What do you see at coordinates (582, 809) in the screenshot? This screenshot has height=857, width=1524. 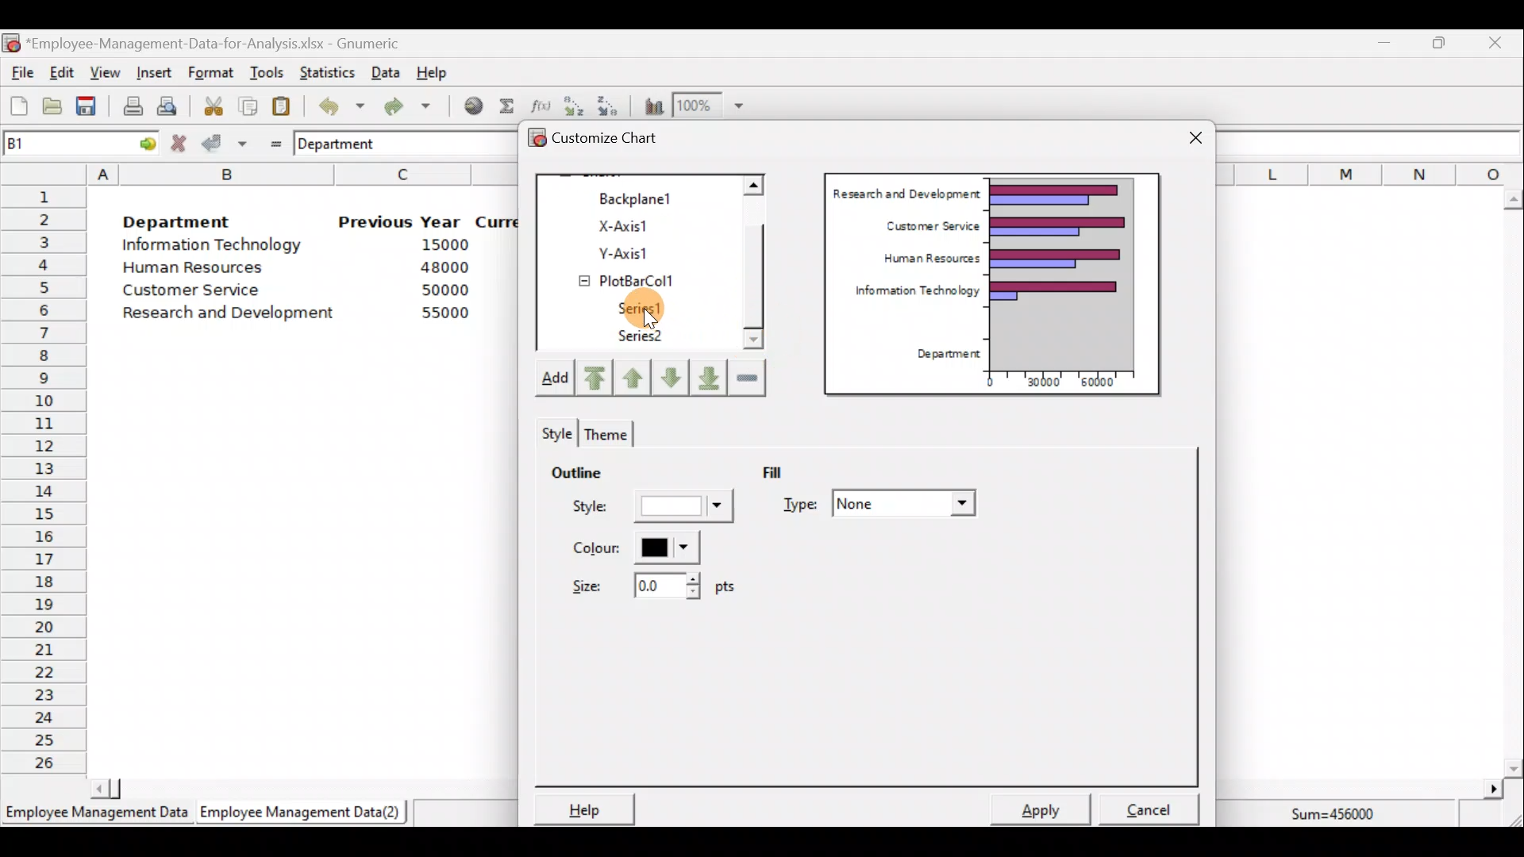 I see `Help` at bounding box center [582, 809].